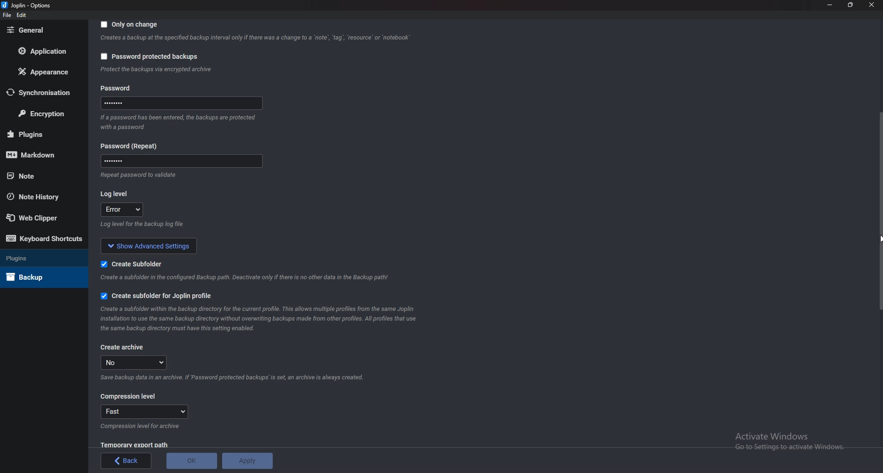  What do you see at coordinates (40, 51) in the screenshot?
I see `Application` at bounding box center [40, 51].